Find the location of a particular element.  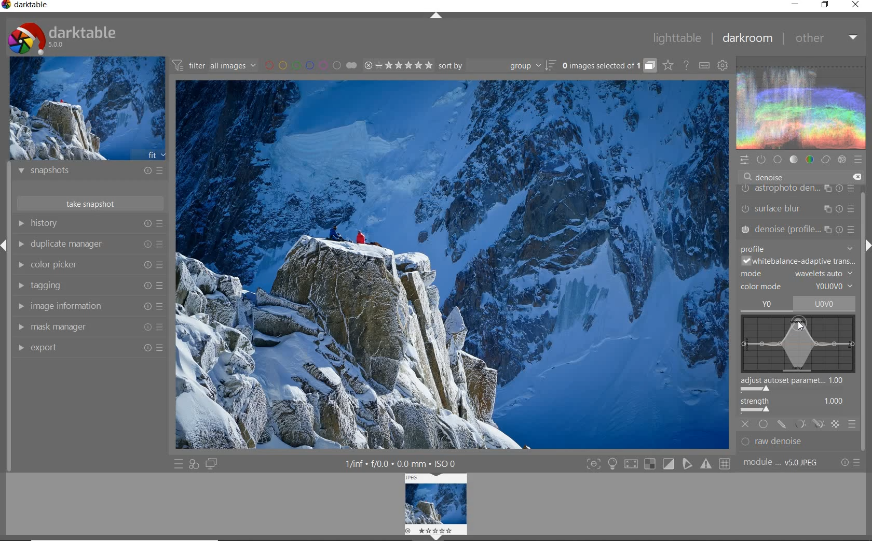

close is located at coordinates (856, 5).